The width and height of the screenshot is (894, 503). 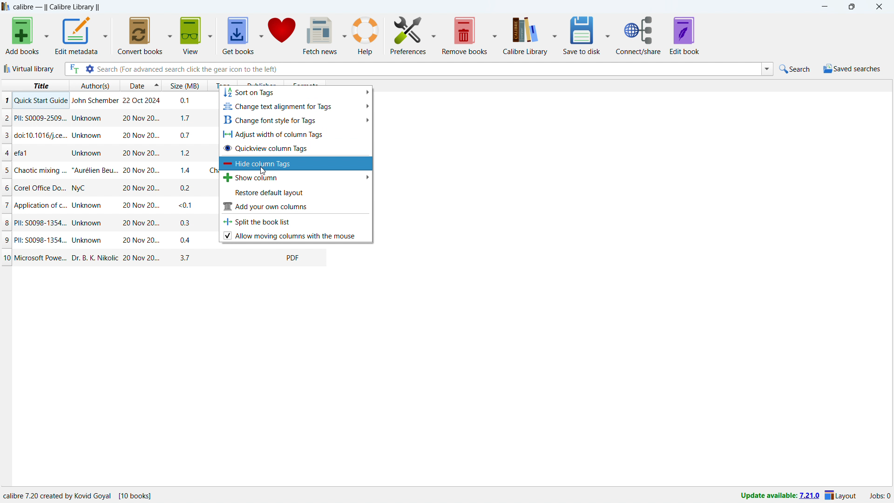 What do you see at coordinates (822, 7) in the screenshot?
I see `minimize` at bounding box center [822, 7].